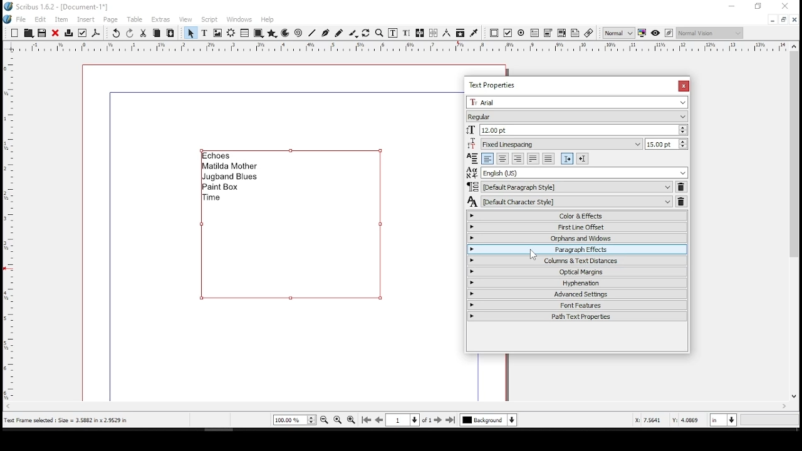  I want to click on copy, so click(157, 33).